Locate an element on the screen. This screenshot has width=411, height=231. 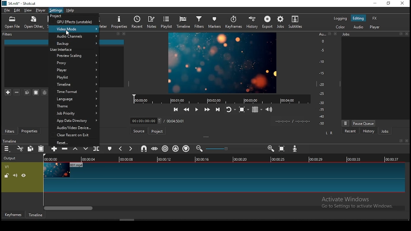
markers is located at coordinates (214, 22).